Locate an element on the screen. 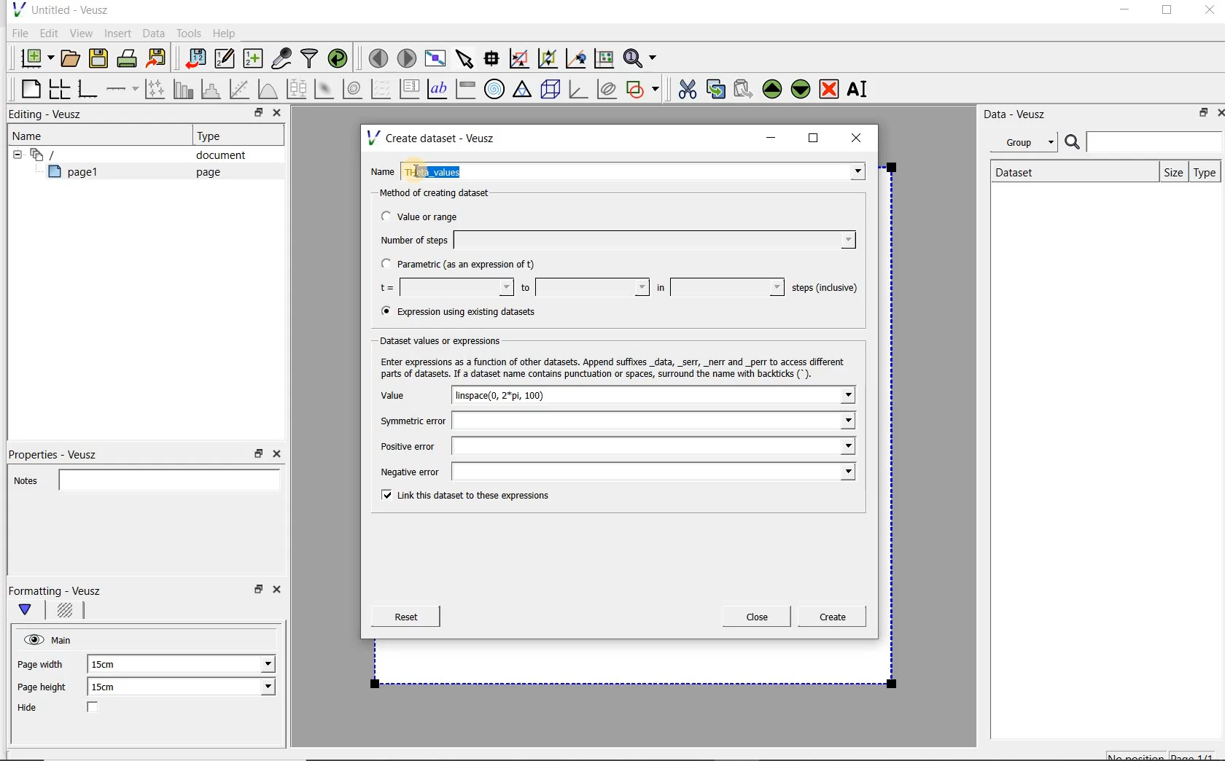 The image size is (1225, 761). histogram of a dataset is located at coordinates (213, 89).